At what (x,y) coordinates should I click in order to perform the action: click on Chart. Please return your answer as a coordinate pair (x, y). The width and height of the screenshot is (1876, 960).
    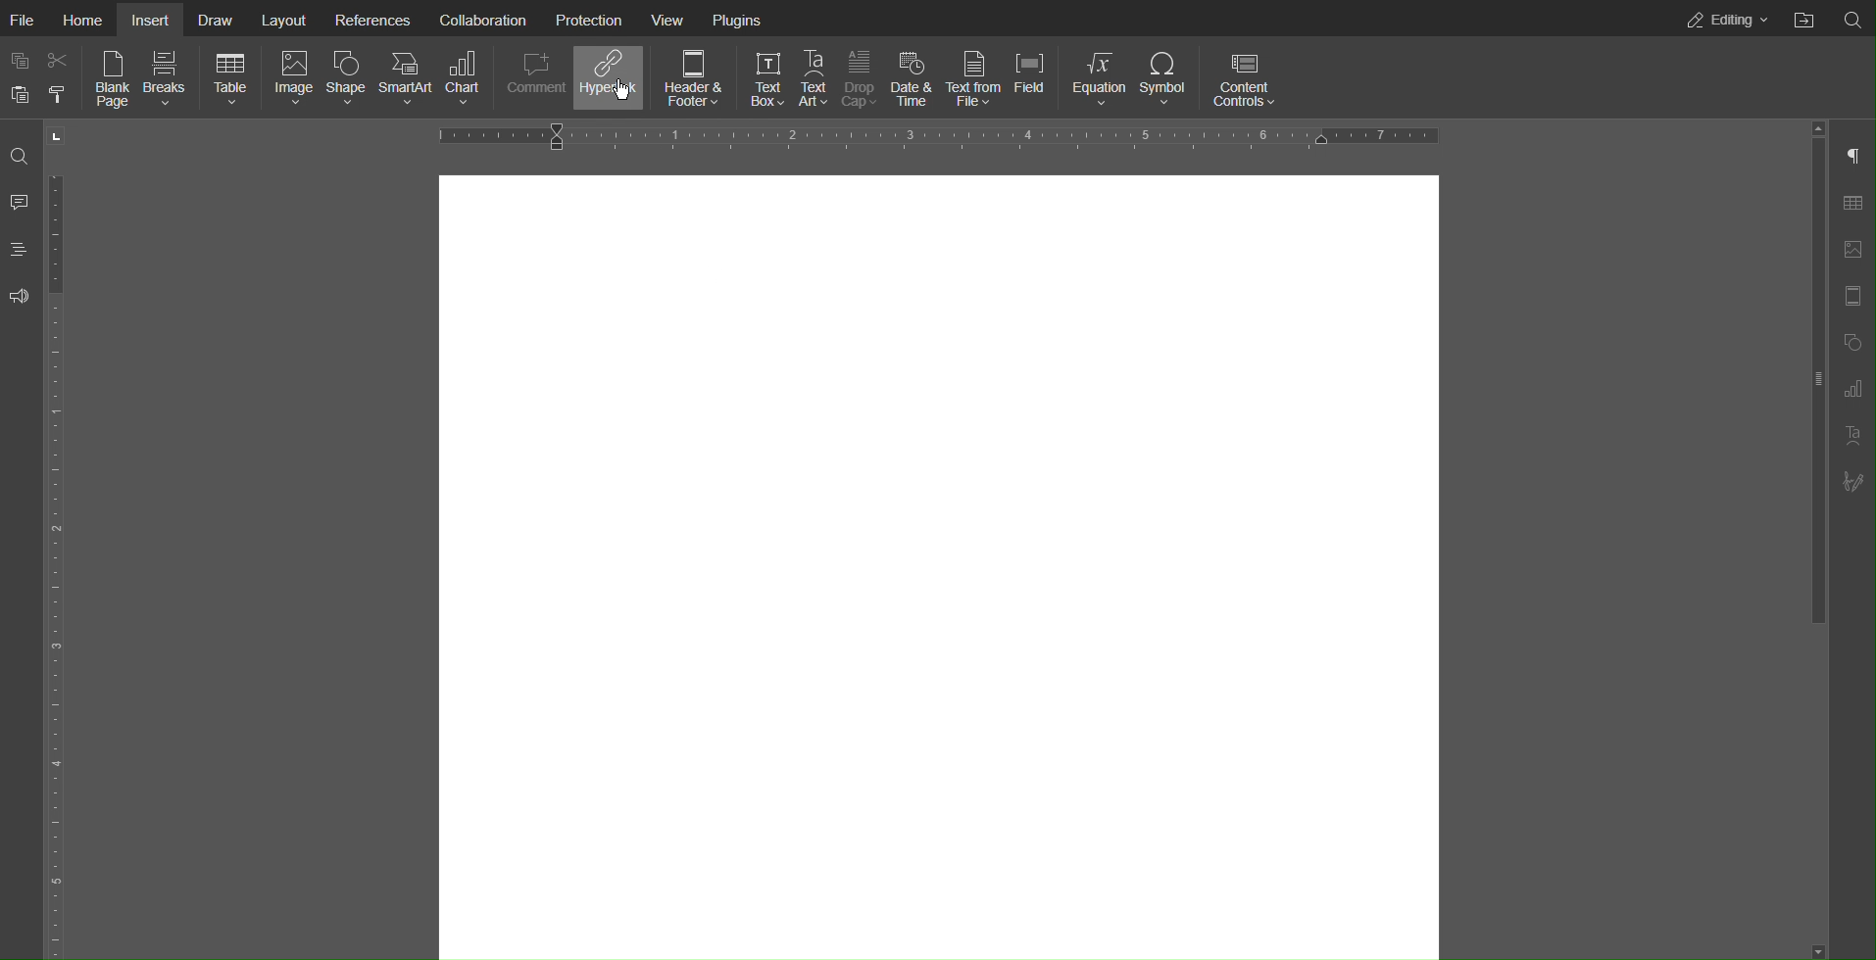
    Looking at the image, I should click on (465, 79).